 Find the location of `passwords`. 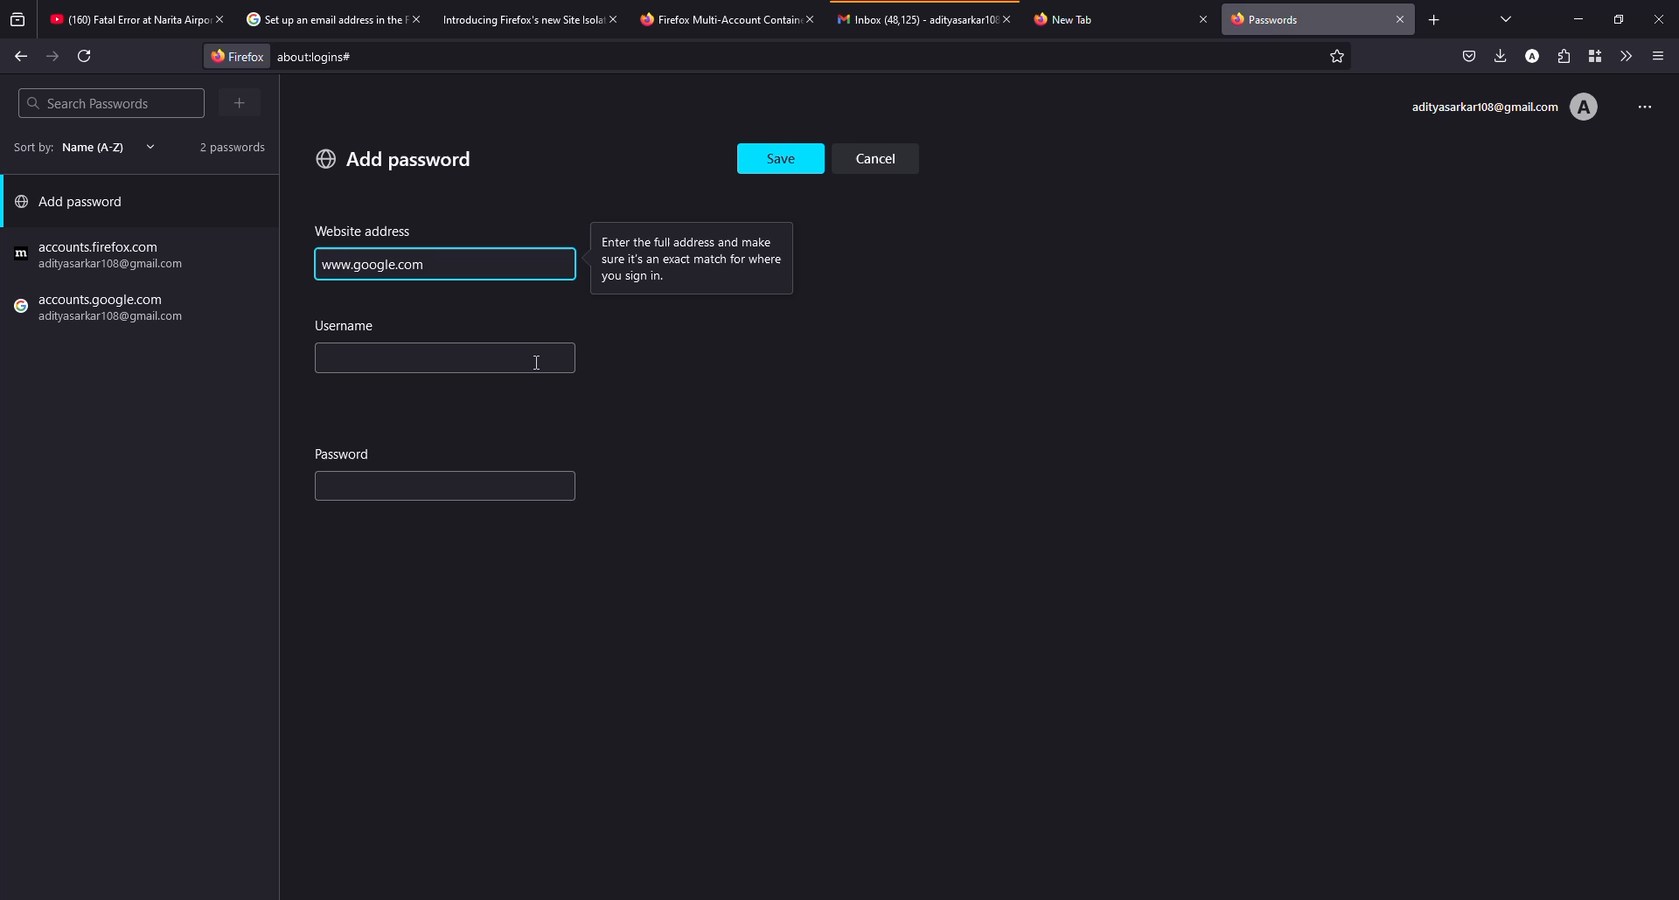

passwords is located at coordinates (1270, 21).